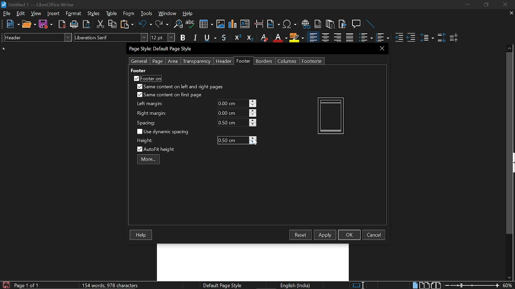  I want to click on Form, so click(129, 14).